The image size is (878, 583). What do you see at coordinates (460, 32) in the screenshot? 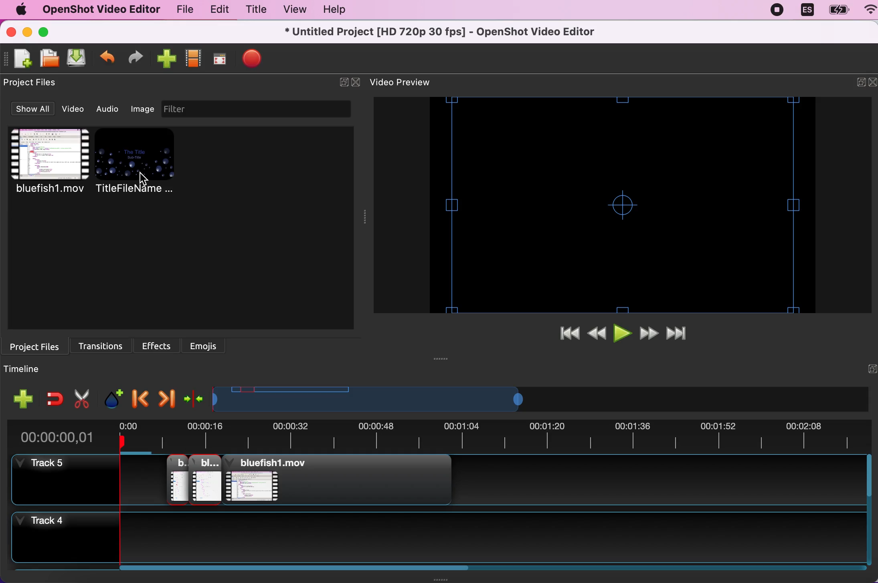
I see `* untitled project [hd 720p 30 fps] - openshot video editor` at bounding box center [460, 32].